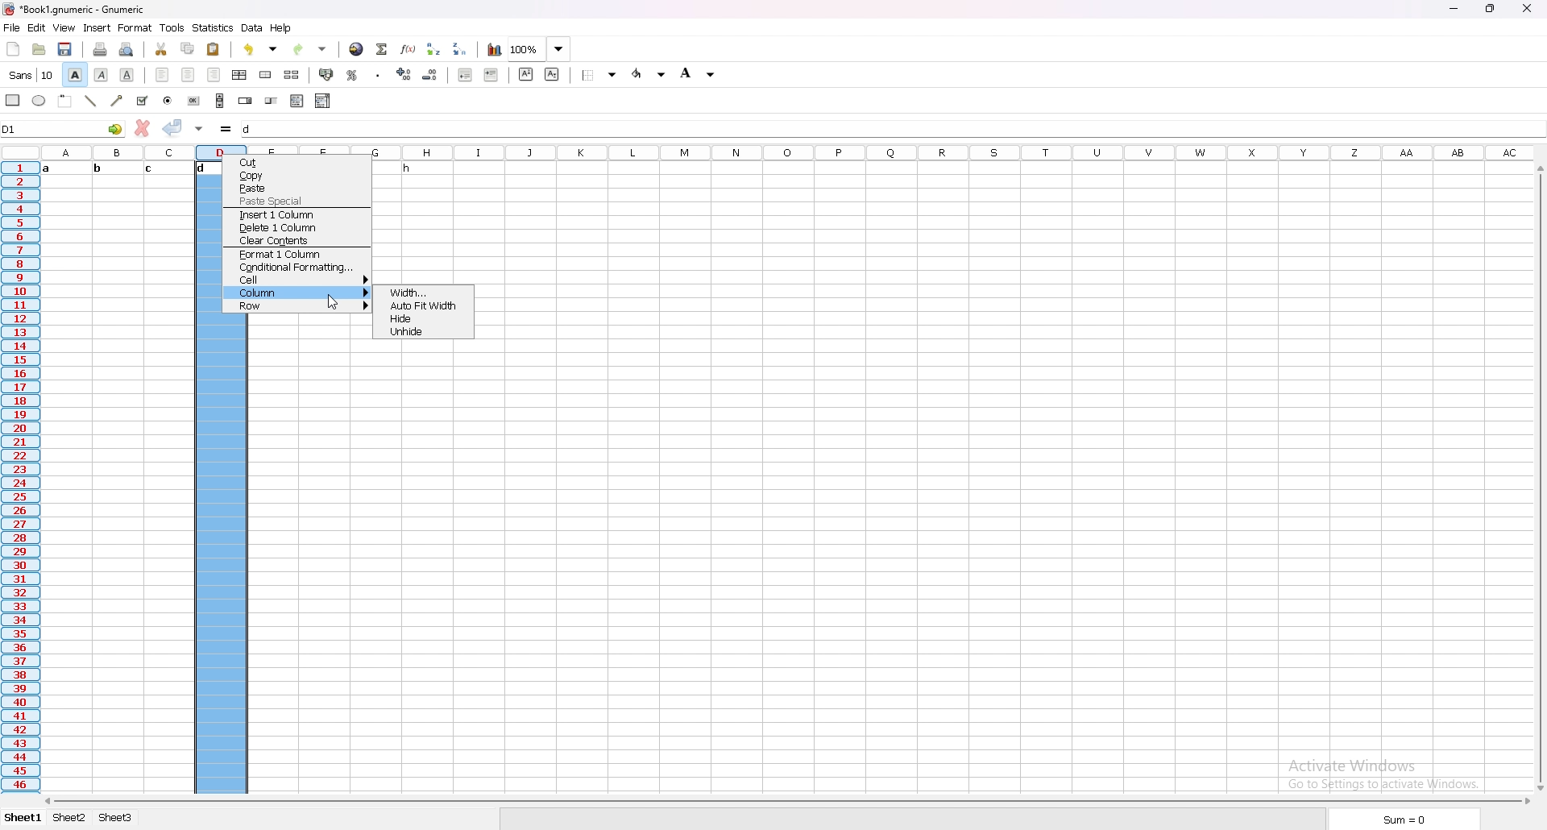 This screenshot has width=1547, height=830. What do you see at coordinates (266, 74) in the screenshot?
I see `merge cell` at bounding box center [266, 74].